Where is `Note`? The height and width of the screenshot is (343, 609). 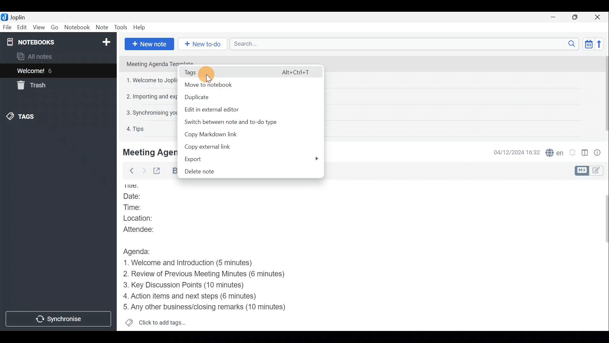
Note is located at coordinates (101, 26).